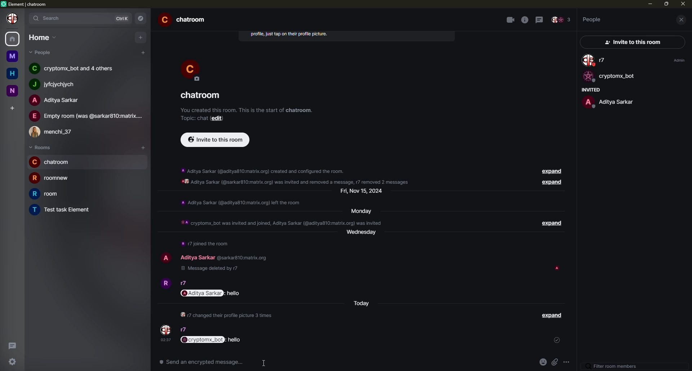  I want to click on day, so click(362, 191).